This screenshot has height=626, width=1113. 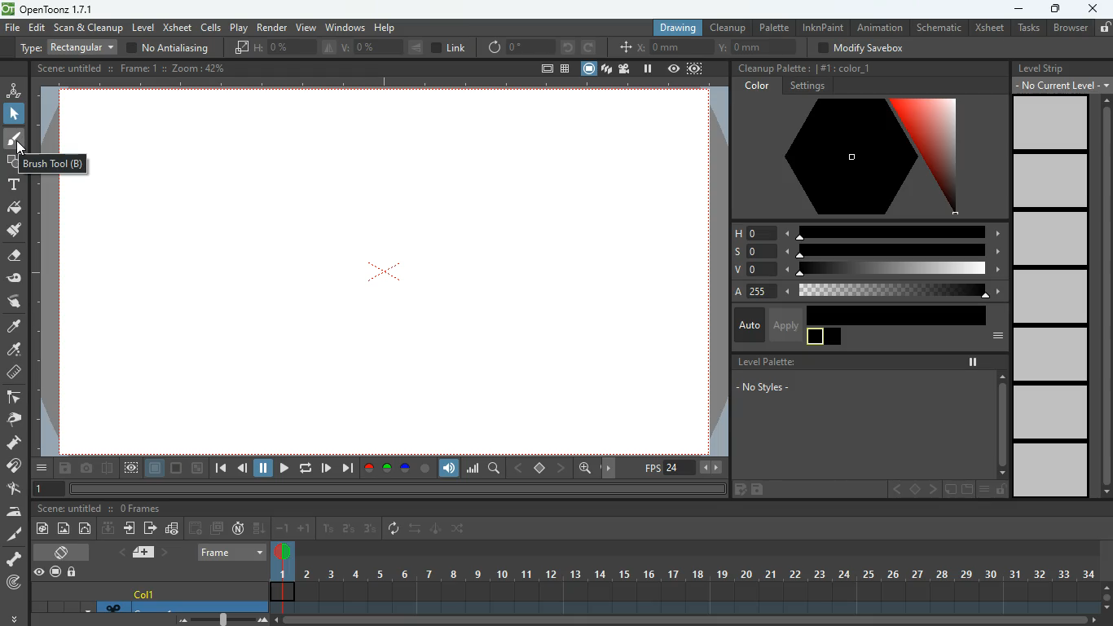 What do you see at coordinates (1049, 181) in the screenshot?
I see `level` at bounding box center [1049, 181].